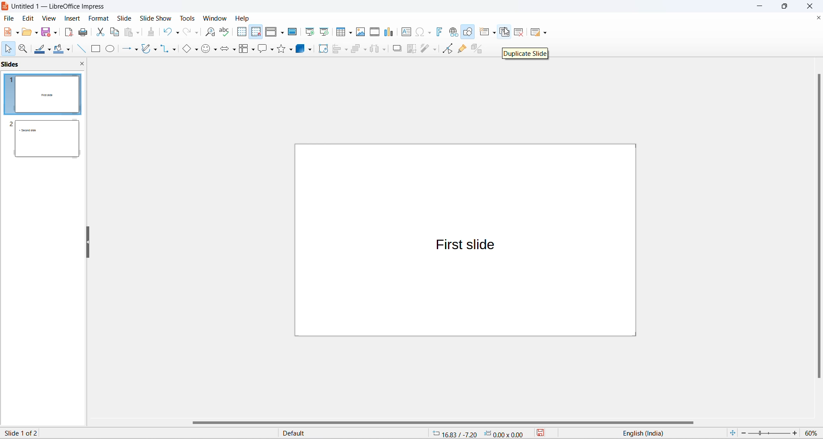 The height and width of the screenshot is (439, 823). I want to click on toggle extrusion, so click(484, 49).